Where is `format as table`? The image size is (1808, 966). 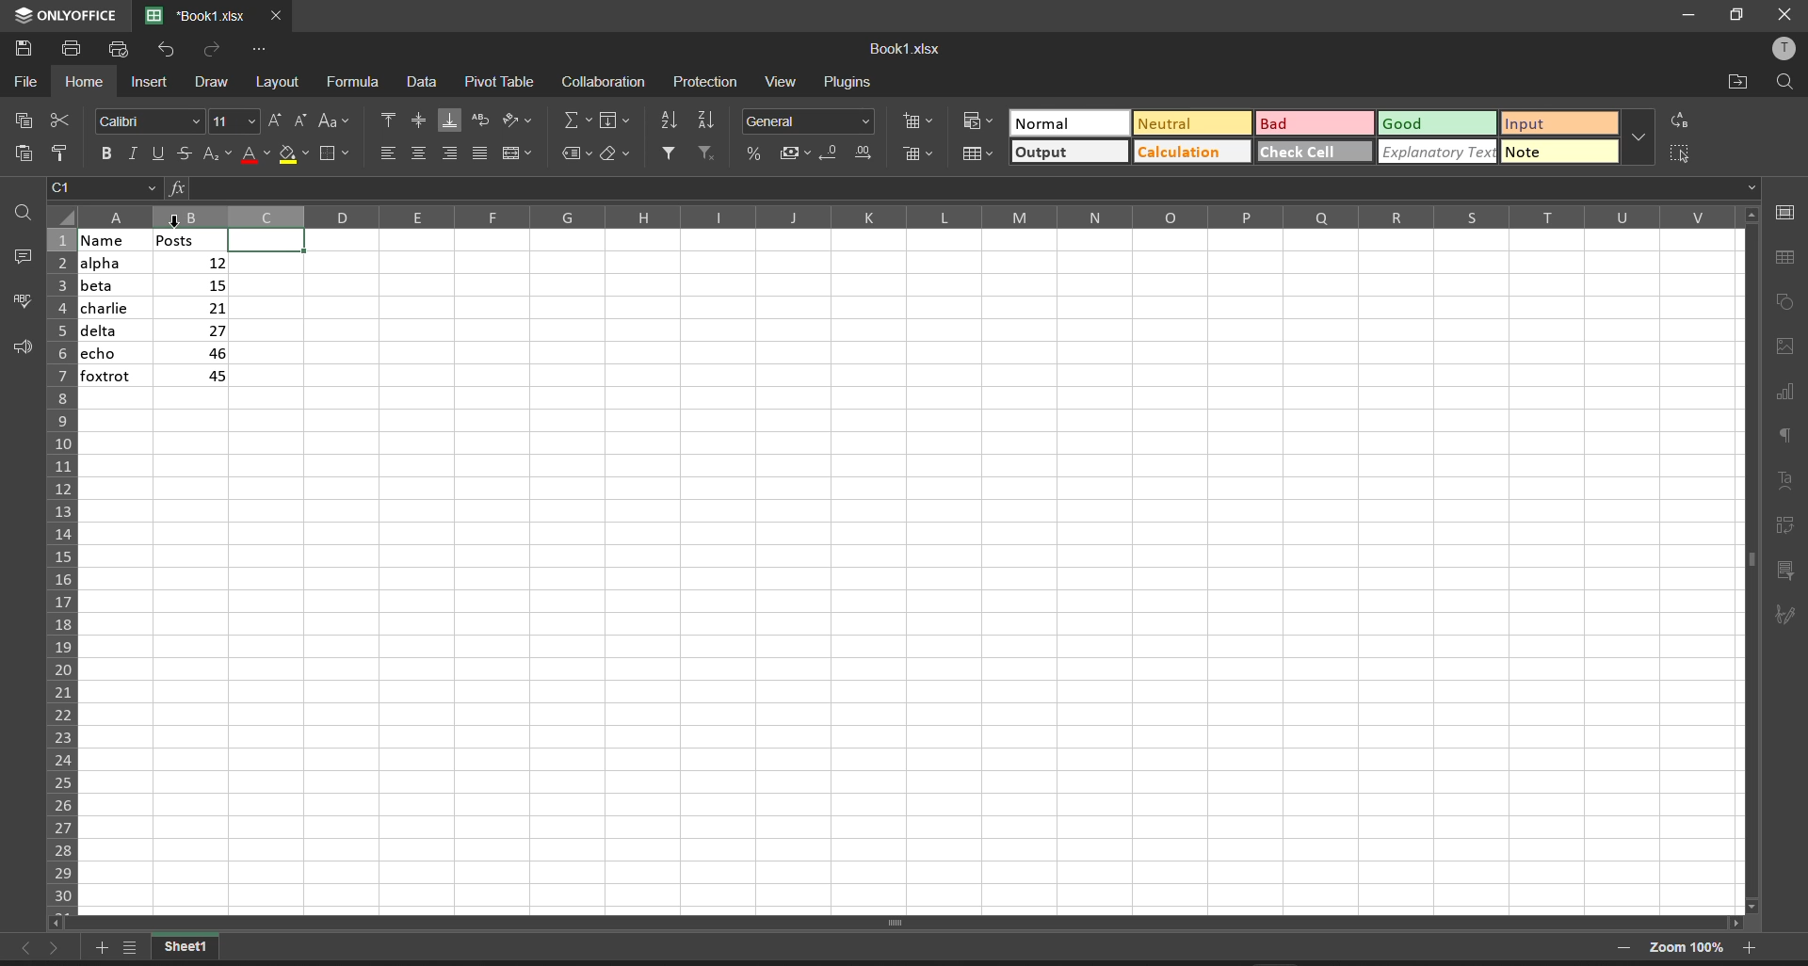
format as table is located at coordinates (982, 155).